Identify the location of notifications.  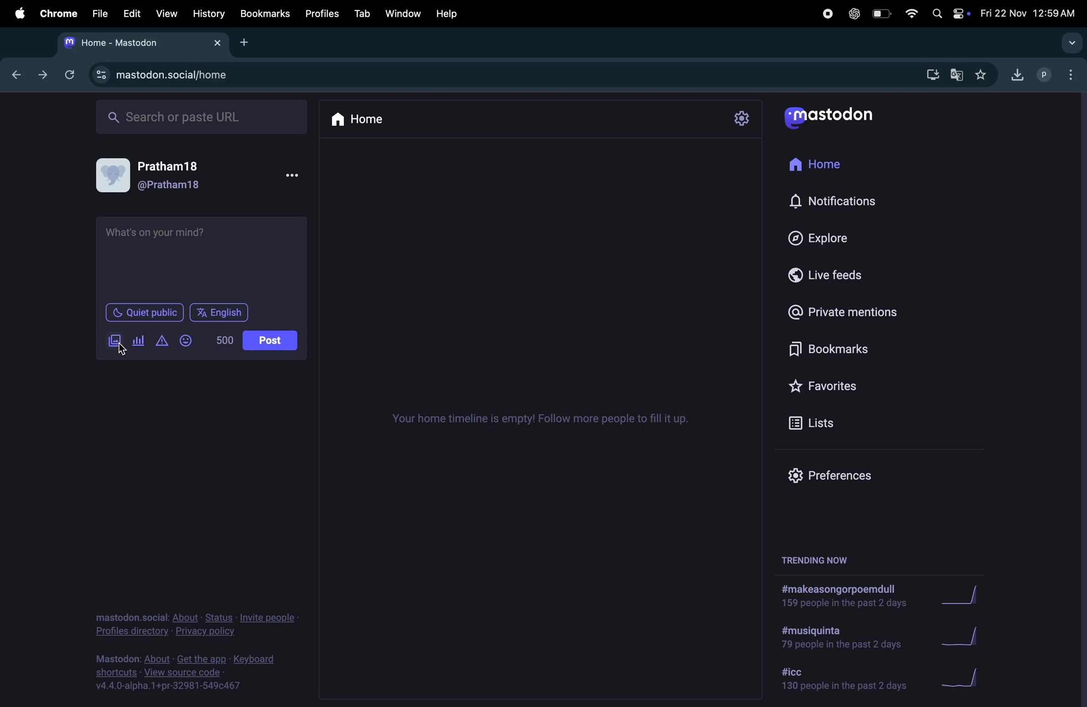
(842, 200).